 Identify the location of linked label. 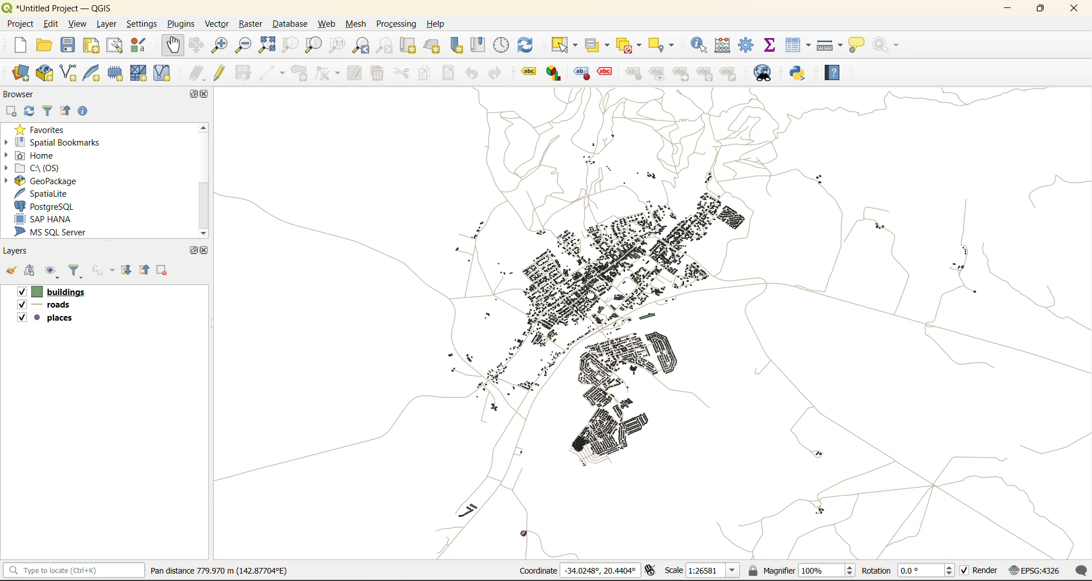
(684, 74).